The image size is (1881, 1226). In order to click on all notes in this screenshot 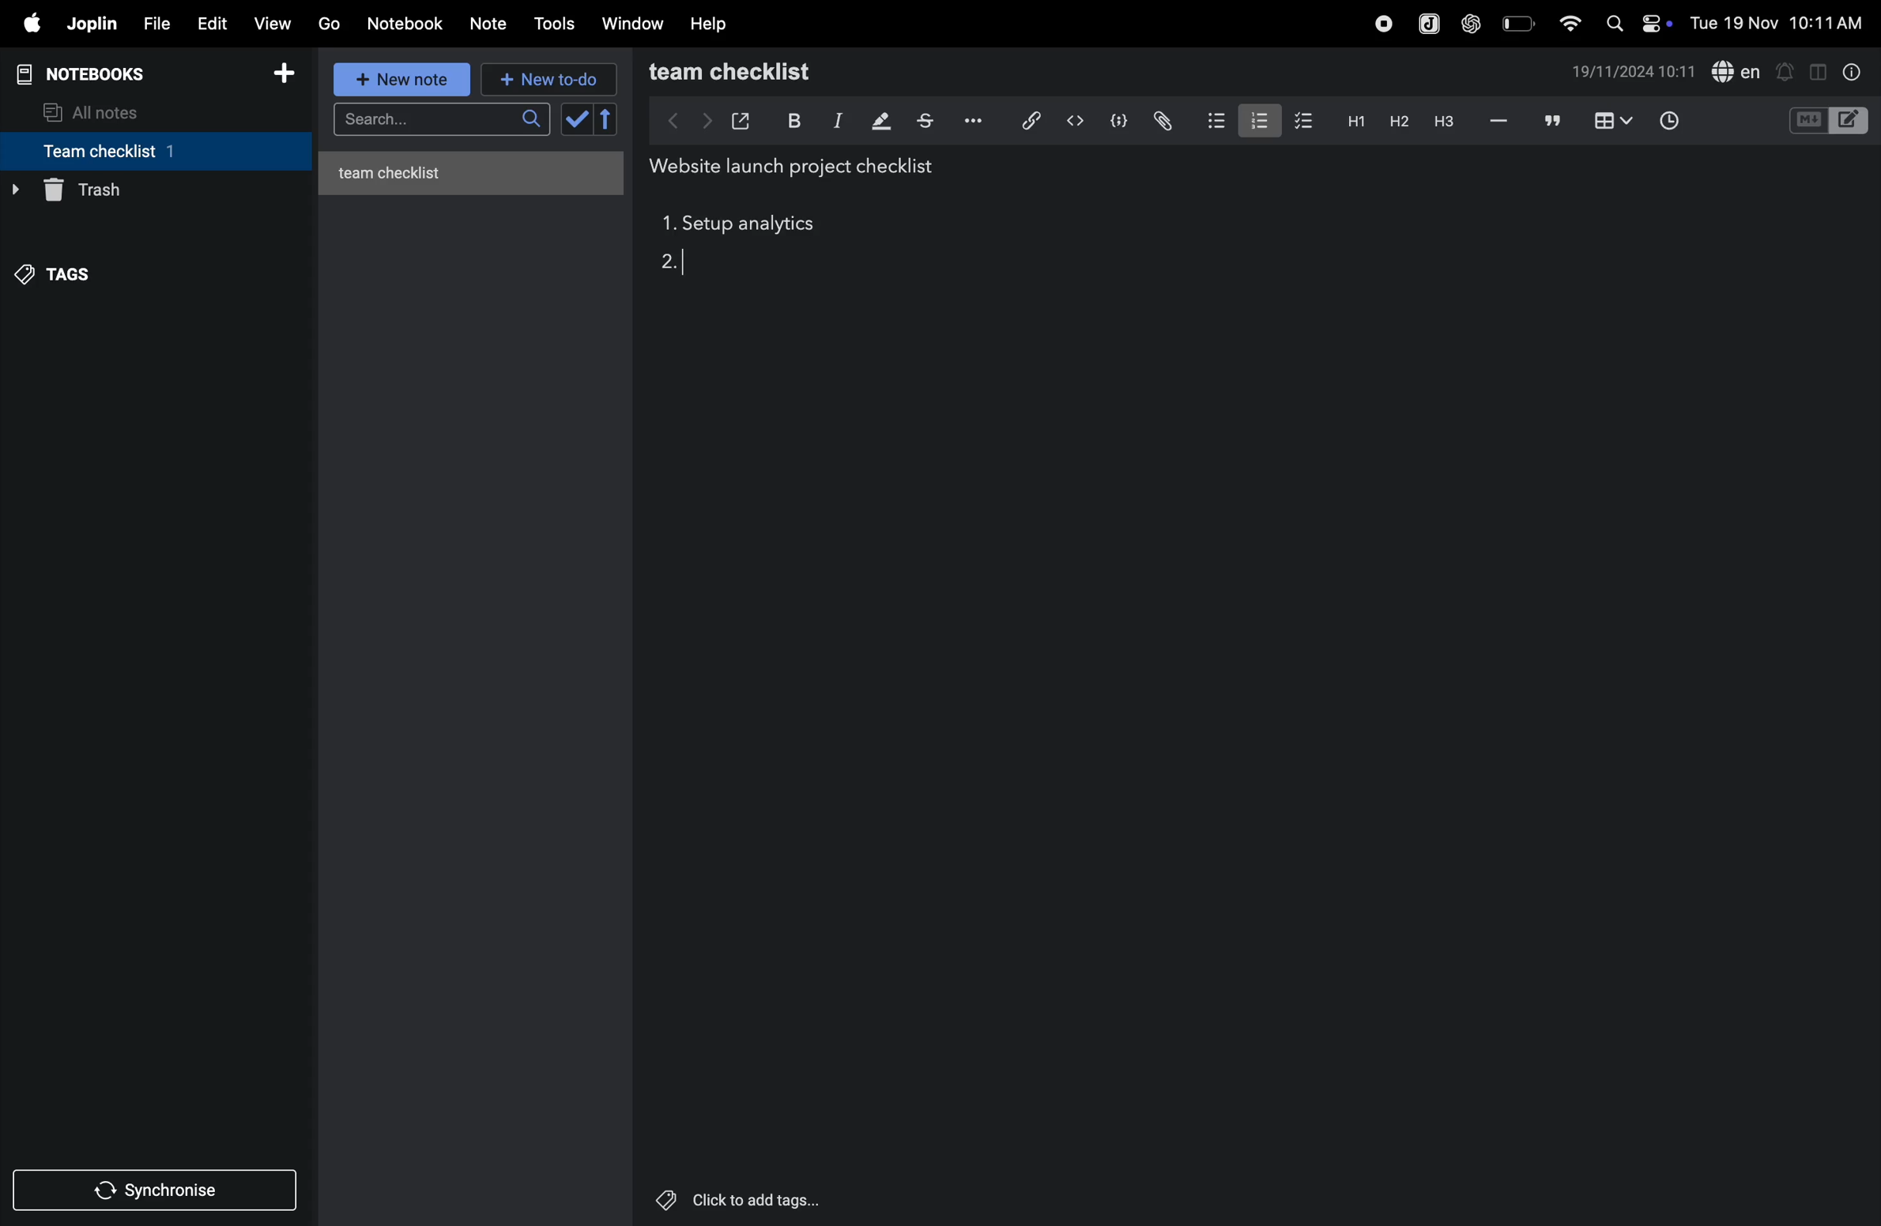, I will do `click(104, 111)`.